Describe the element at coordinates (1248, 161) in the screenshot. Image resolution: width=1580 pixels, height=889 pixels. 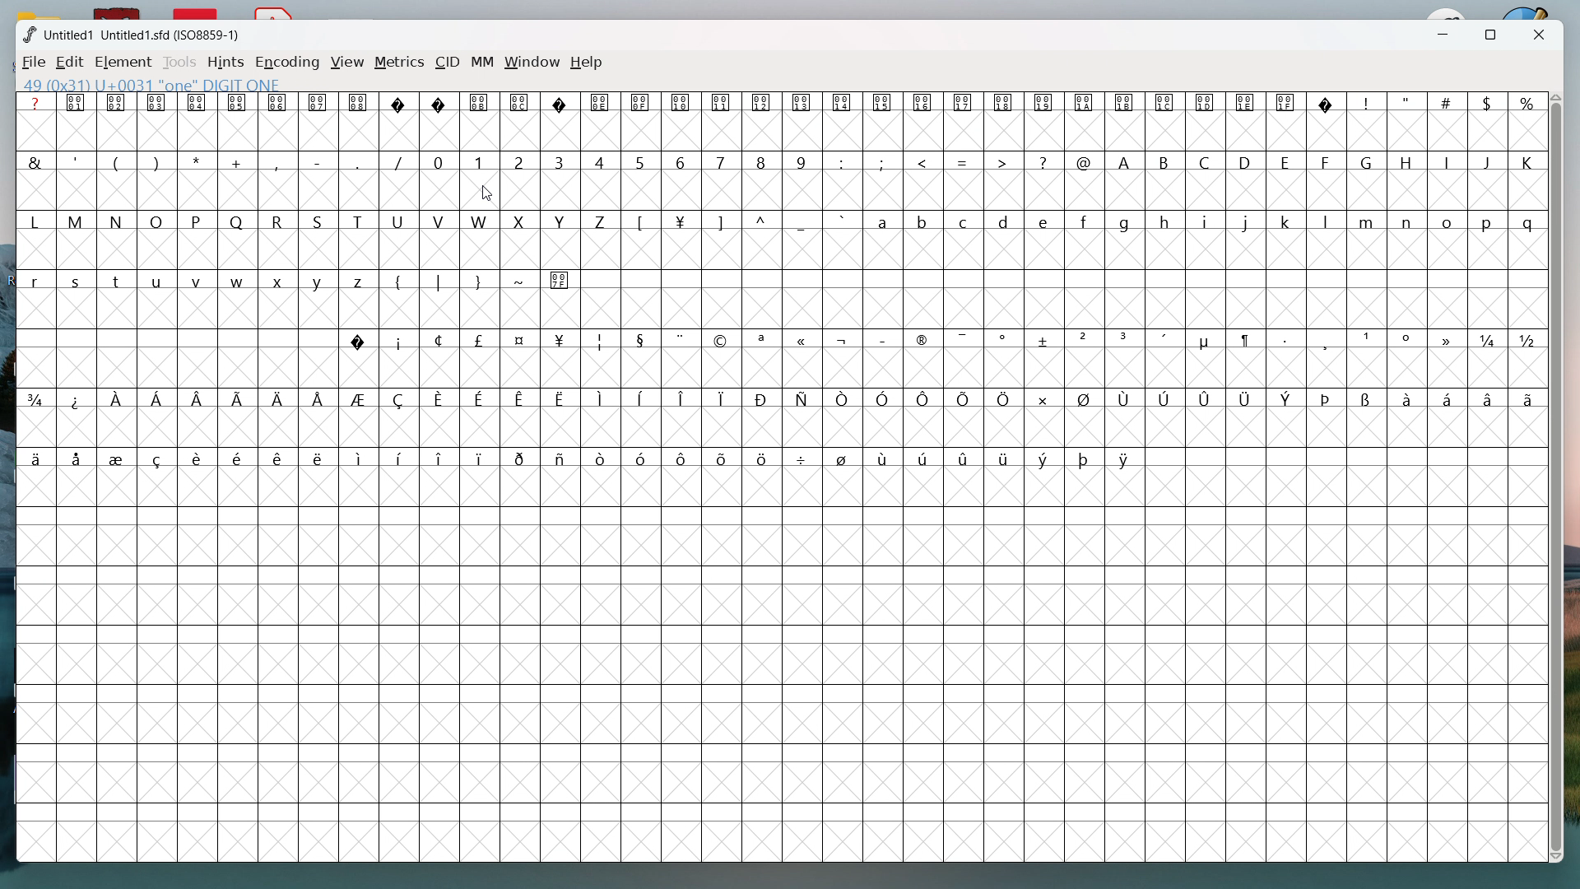
I see `D` at that location.